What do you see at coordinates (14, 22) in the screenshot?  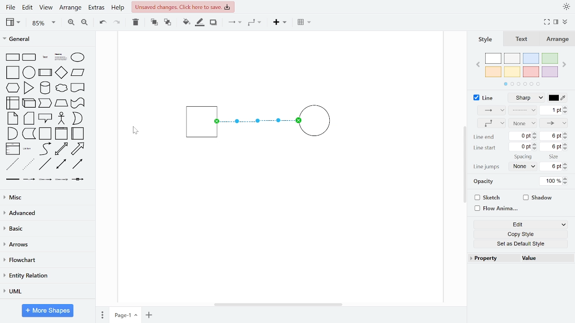 I see `view` at bounding box center [14, 22].